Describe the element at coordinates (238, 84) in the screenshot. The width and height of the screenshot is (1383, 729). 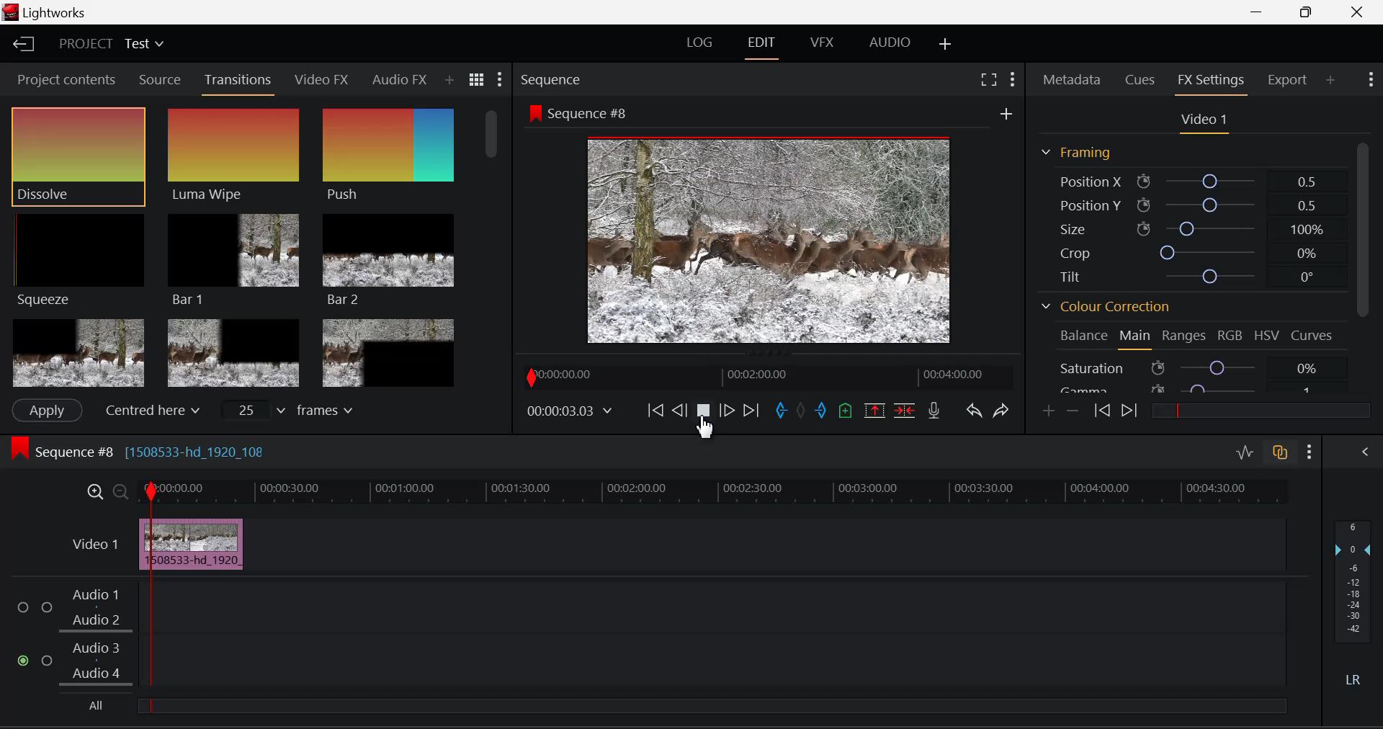
I see `Transitions Panel Open` at that location.